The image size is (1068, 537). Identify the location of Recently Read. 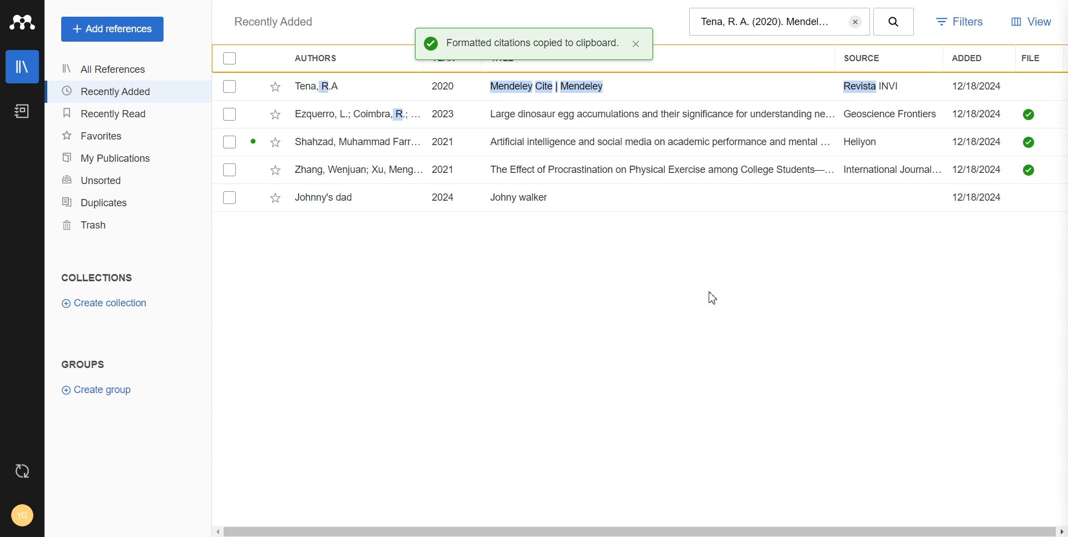
(126, 113).